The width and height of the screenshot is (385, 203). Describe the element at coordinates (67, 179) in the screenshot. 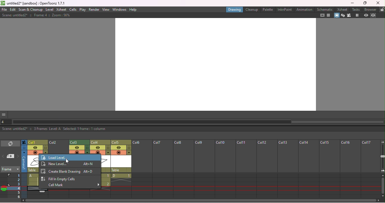

I see `Fill in empty cells` at that location.